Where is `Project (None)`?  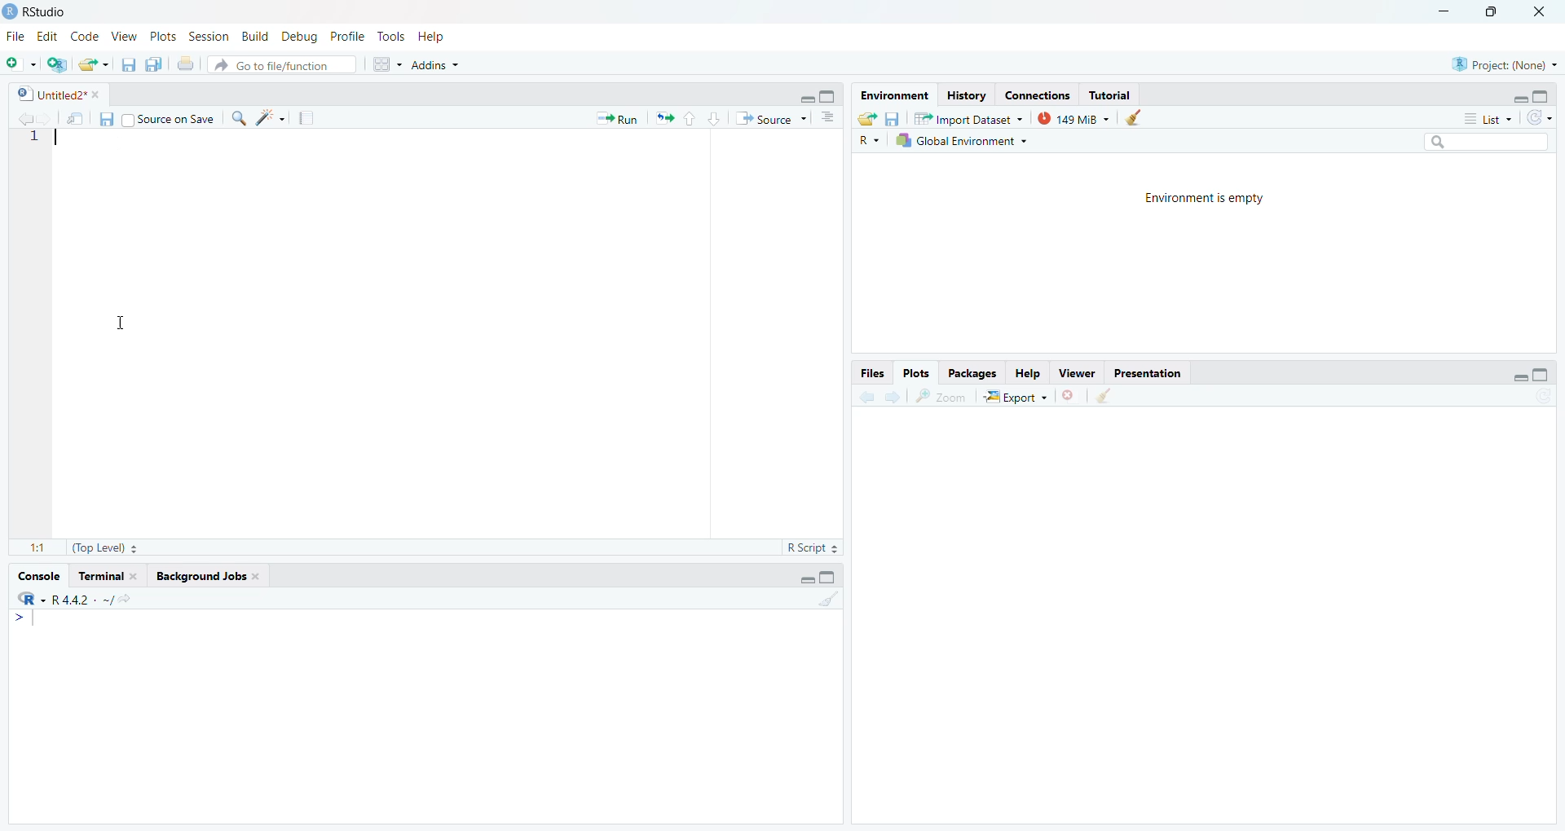
Project (None) is located at coordinates (1505, 65).